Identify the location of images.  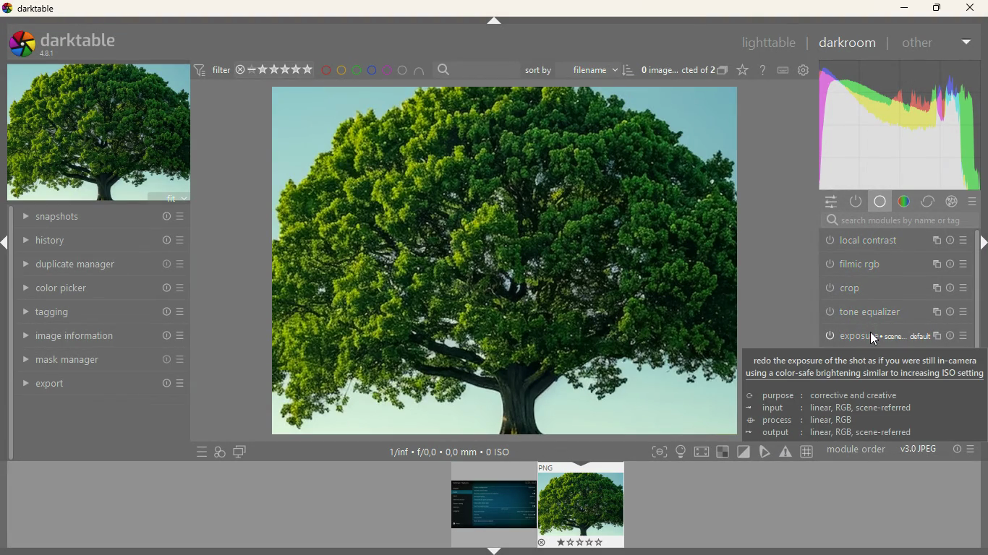
(723, 70).